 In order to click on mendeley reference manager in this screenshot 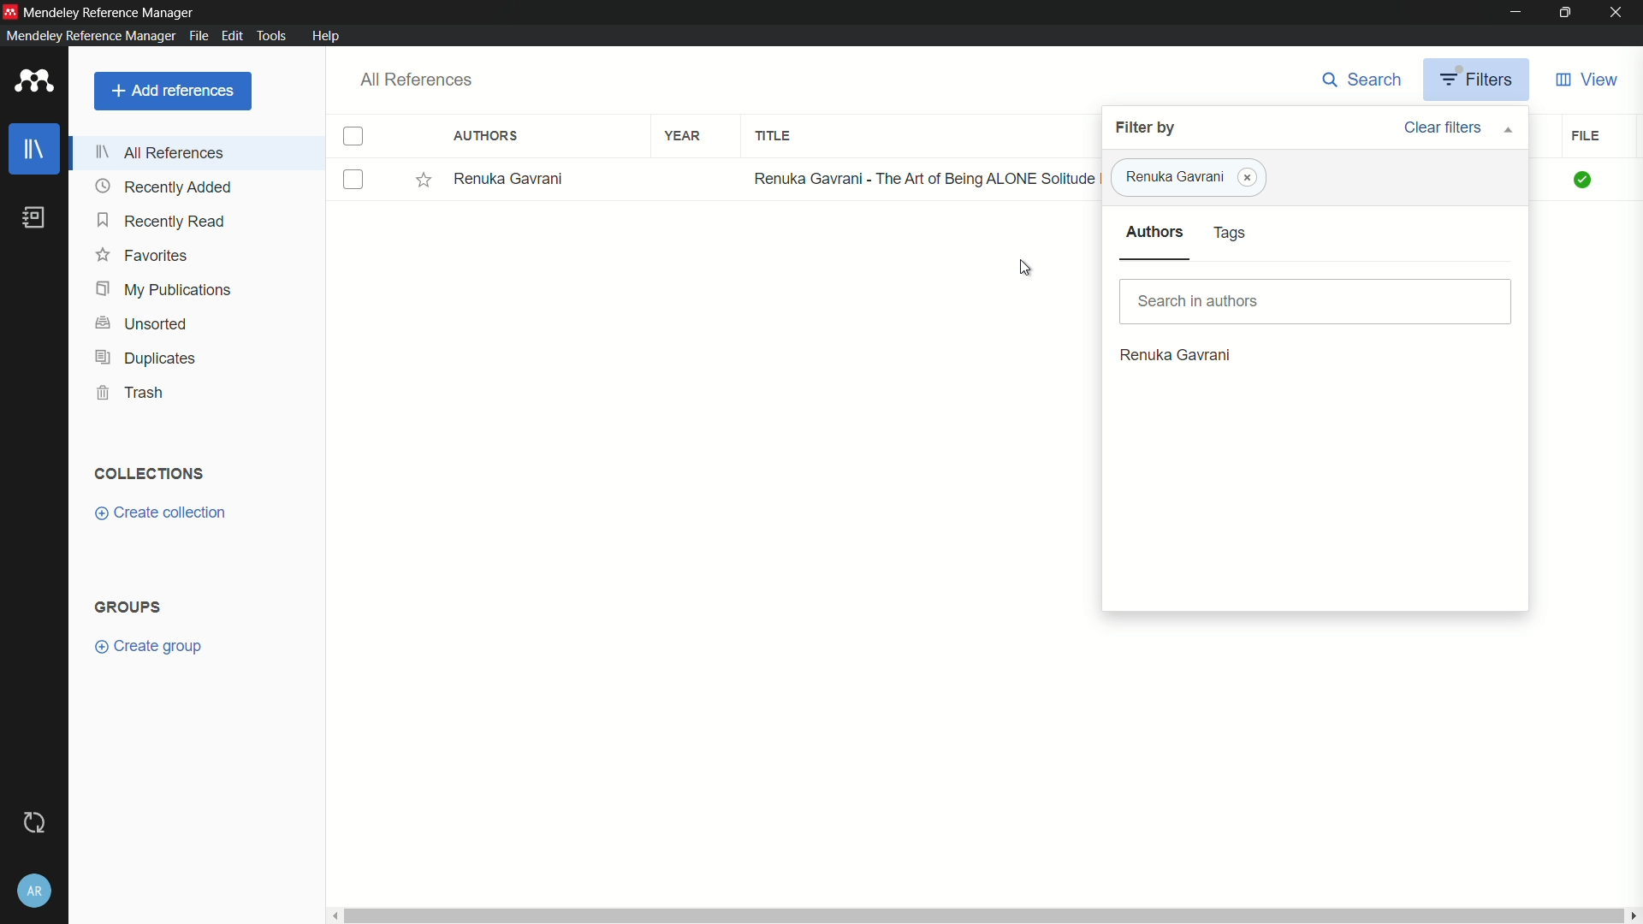, I will do `click(91, 35)`.